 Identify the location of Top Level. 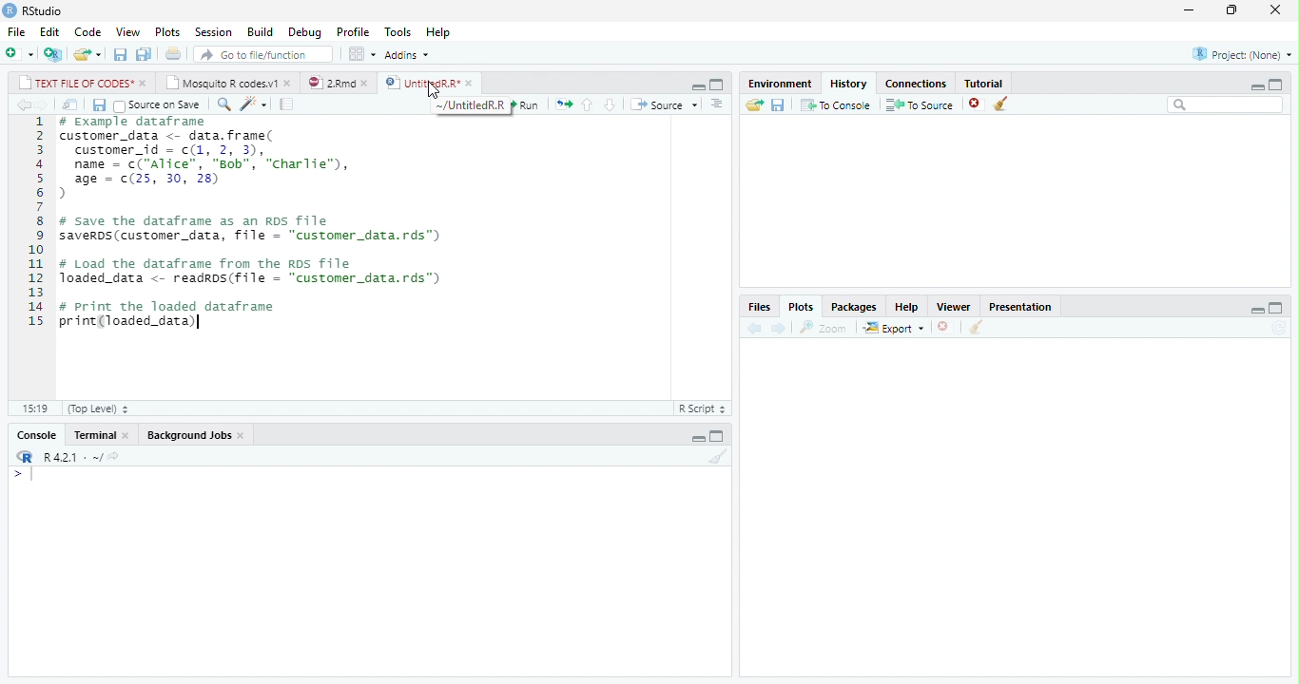
(99, 408).